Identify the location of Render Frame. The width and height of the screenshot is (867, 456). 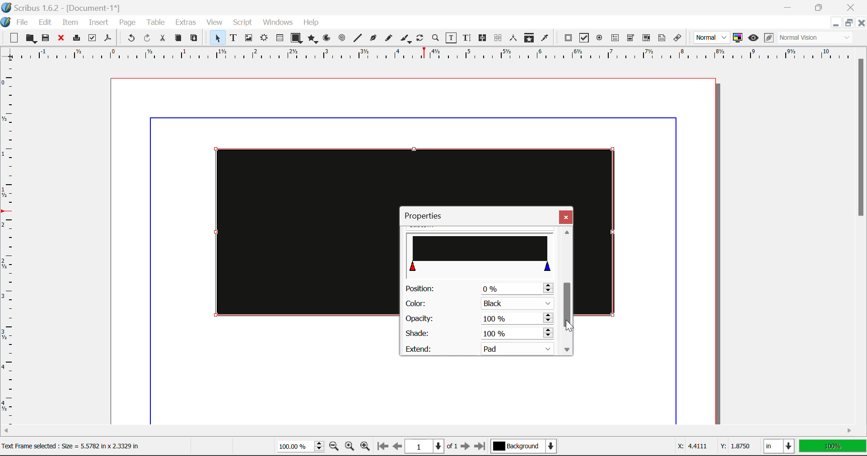
(264, 39).